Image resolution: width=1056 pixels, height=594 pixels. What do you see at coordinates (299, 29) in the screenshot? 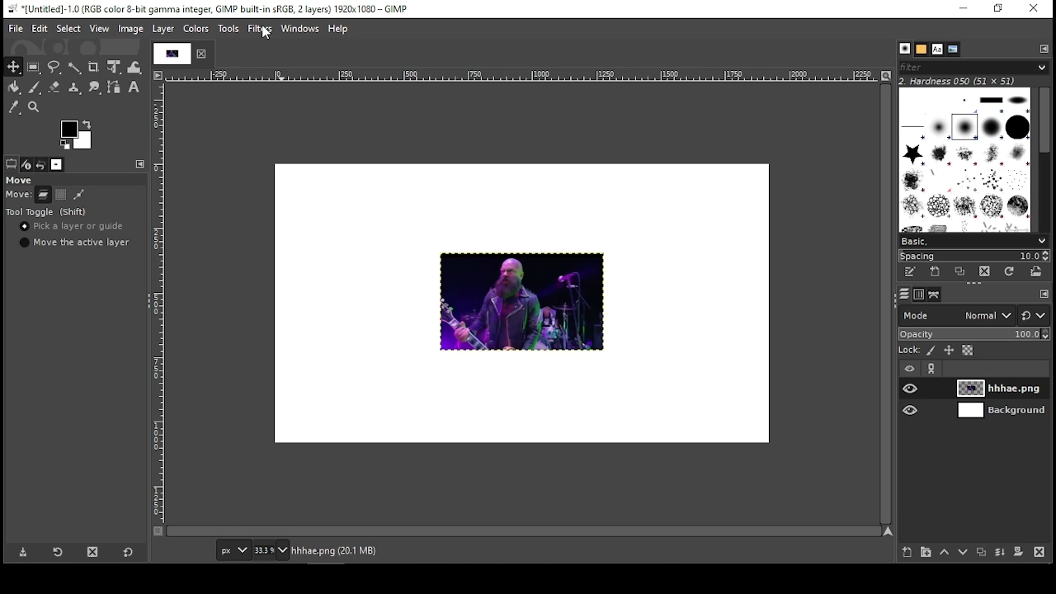
I see `windows` at bounding box center [299, 29].